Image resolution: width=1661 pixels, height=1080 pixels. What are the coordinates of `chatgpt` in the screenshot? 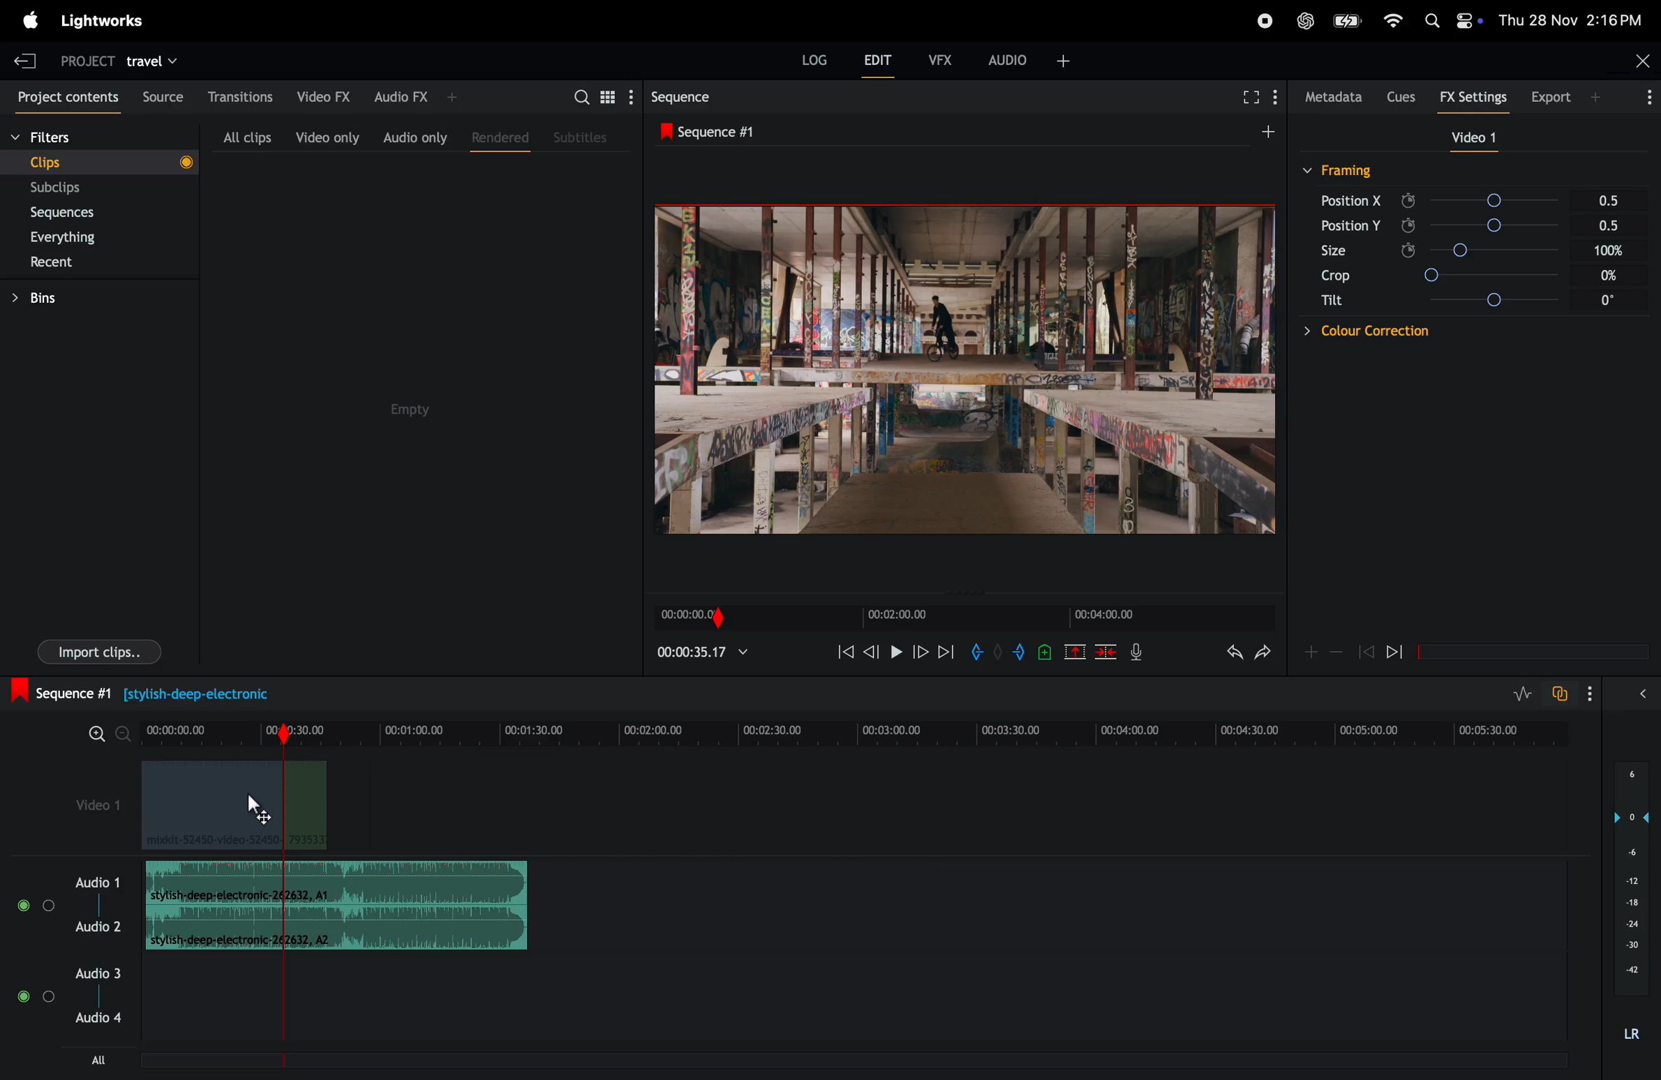 It's located at (1307, 20).